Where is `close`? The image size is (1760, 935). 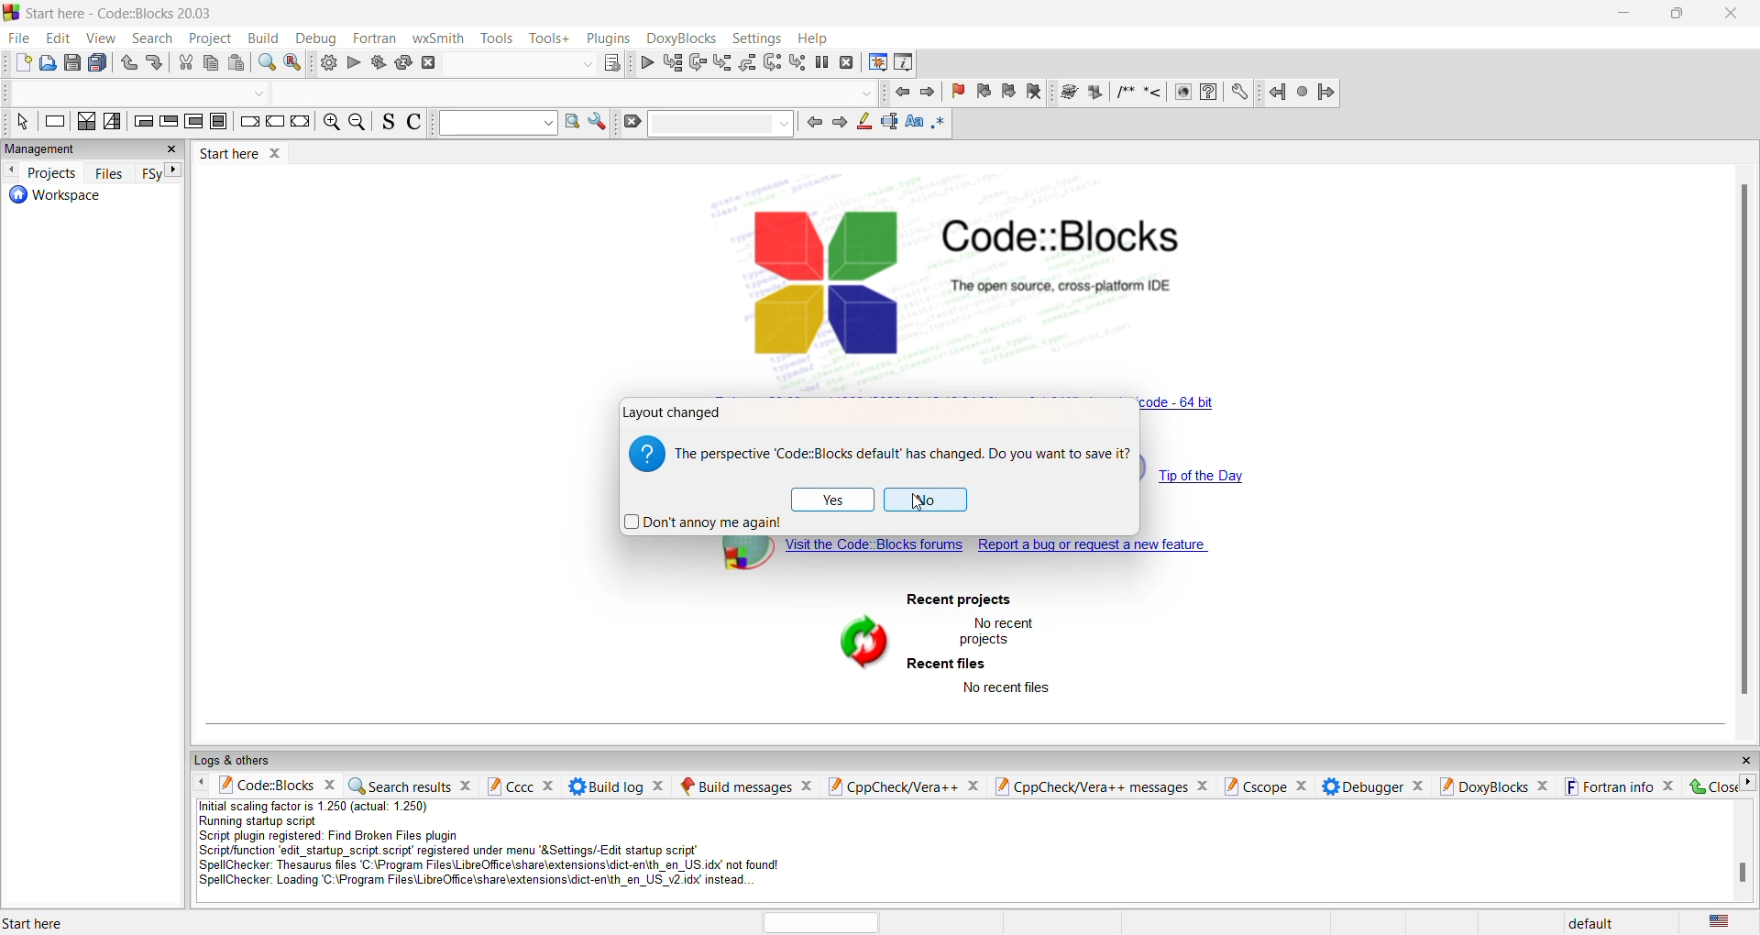 close is located at coordinates (549, 786).